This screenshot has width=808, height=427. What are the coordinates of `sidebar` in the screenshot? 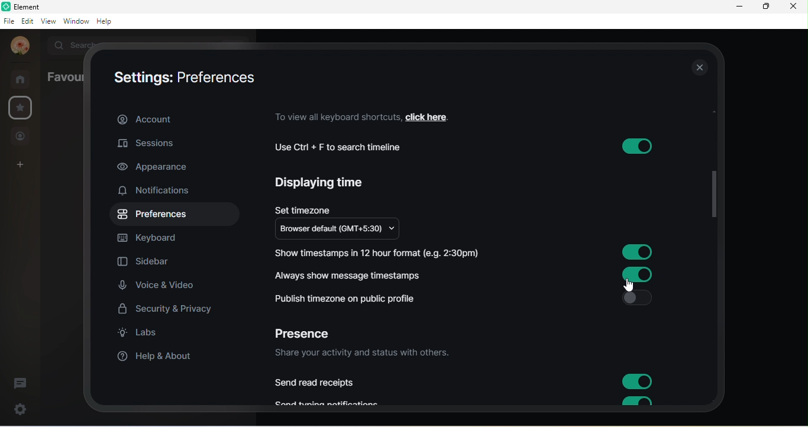 It's located at (145, 263).